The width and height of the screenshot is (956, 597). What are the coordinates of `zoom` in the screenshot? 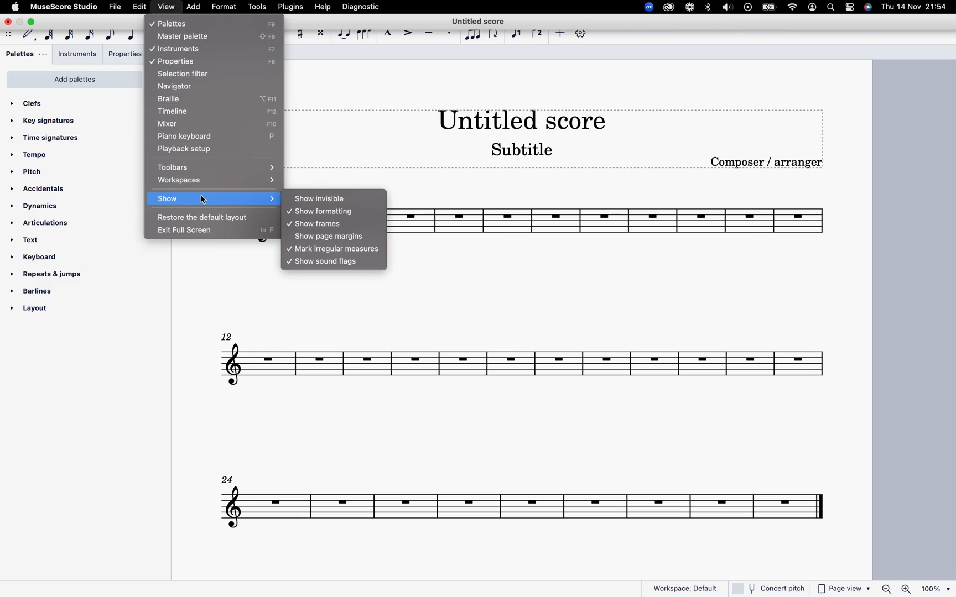 It's located at (646, 9).